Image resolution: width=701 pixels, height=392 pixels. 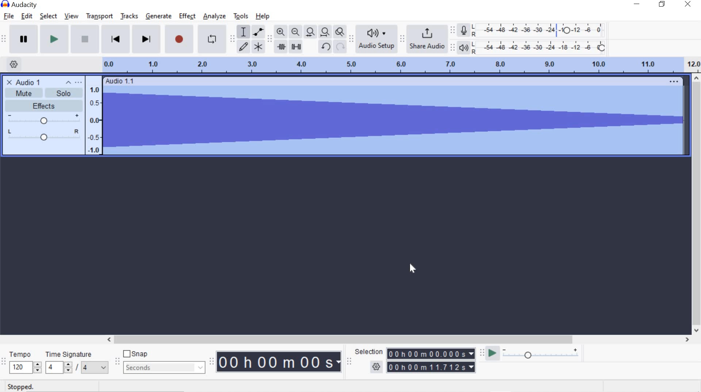 What do you see at coordinates (424, 367) in the screenshot?
I see `selection time` at bounding box center [424, 367].